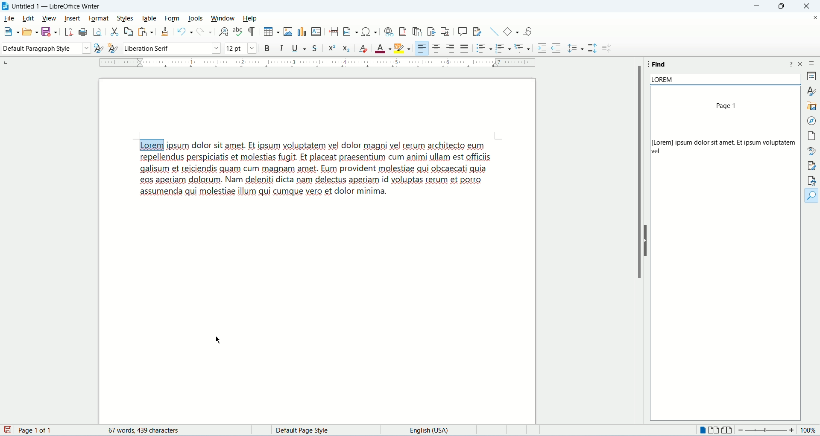  Describe the element at coordinates (56, 6) in the screenshot. I see `Untitled 1 - LibreOffice Writer` at that location.